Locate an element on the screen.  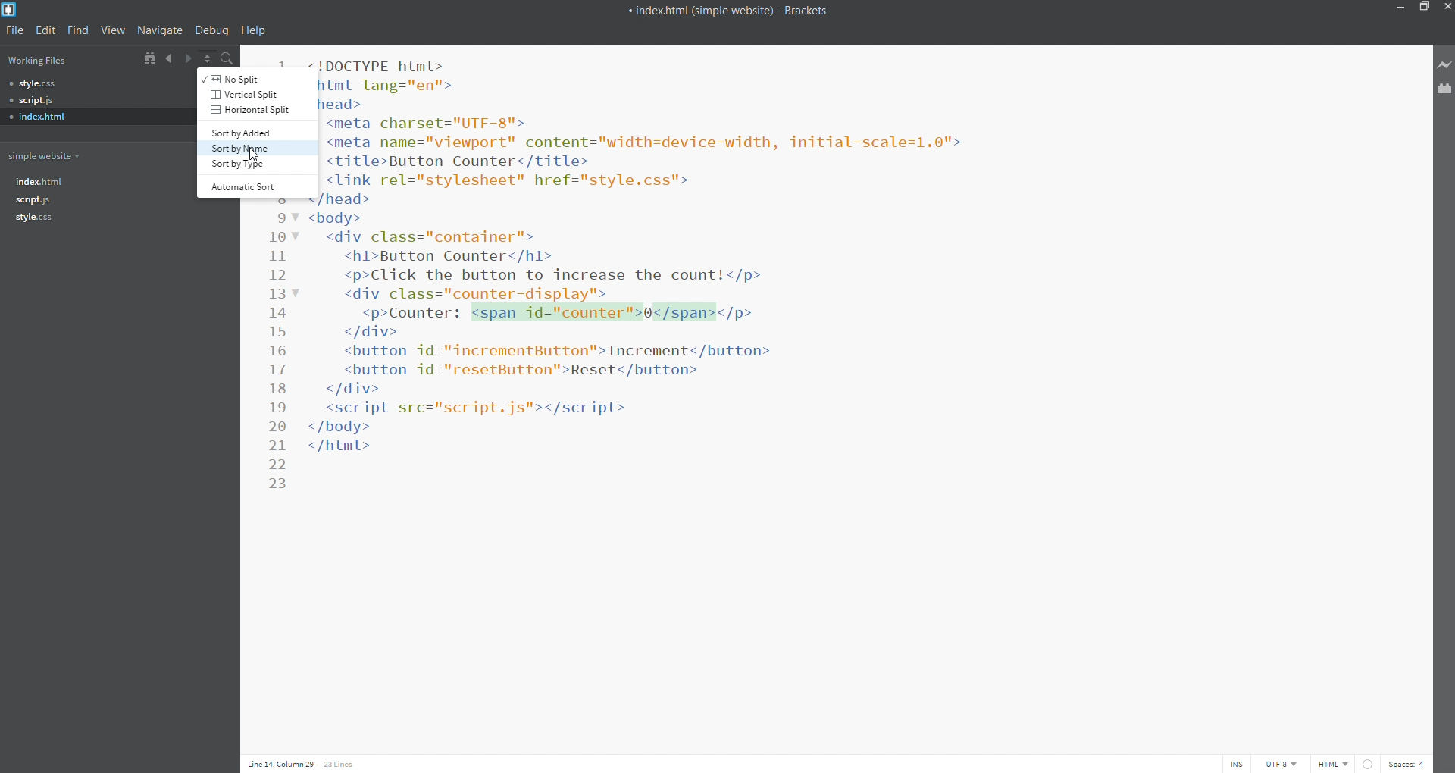
vertical split is located at coordinates (246, 94).